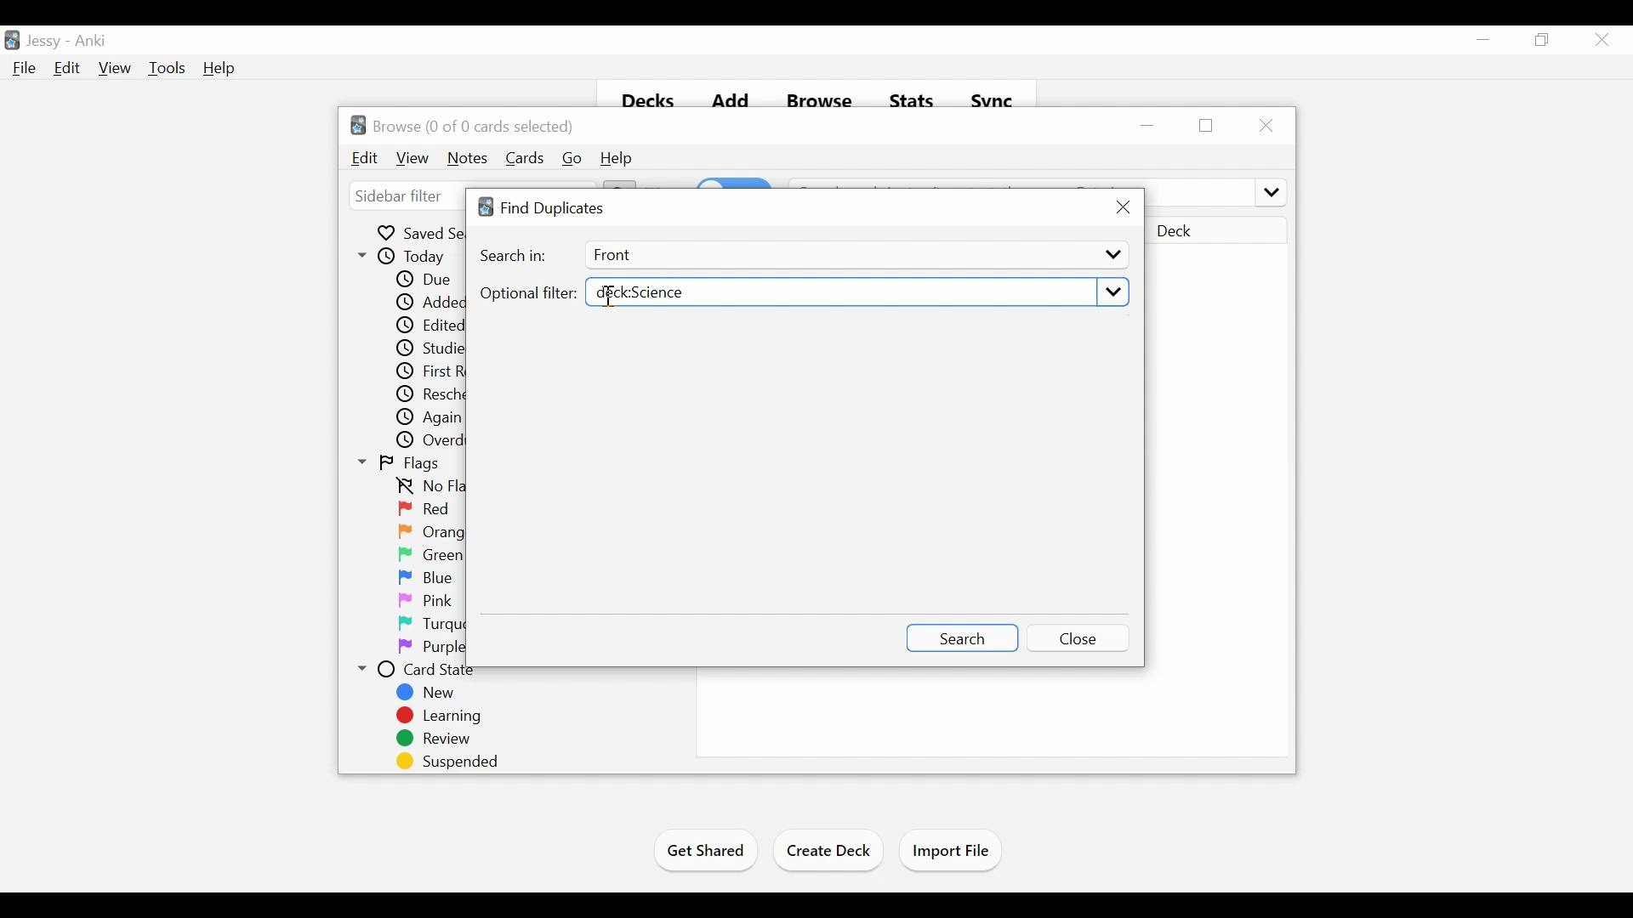 The height and width of the screenshot is (918, 1633). What do you see at coordinates (423, 671) in the screenshot?
I see `Card State` at bounding box center [423, 671].